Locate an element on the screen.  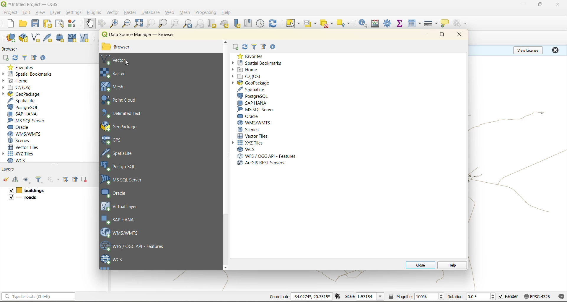
new spatialite layer is located at coordinates (49, 37).